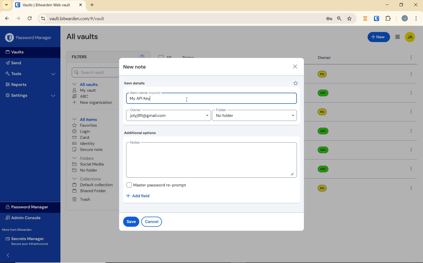 The width and height of the screenshot is (423, 263). Describe the element at coordinates (25, 218) in the screenshot. I see `Admin Console` at that location.